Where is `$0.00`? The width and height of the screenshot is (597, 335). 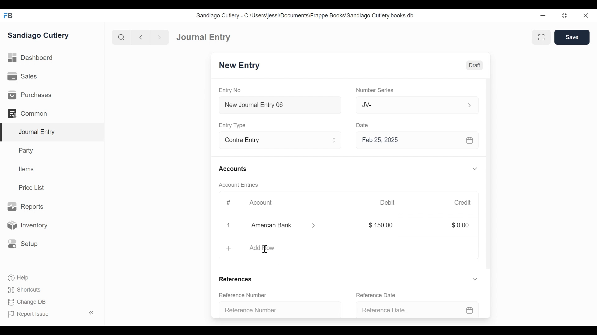
$0.00 is located at coordinates (460, 225).